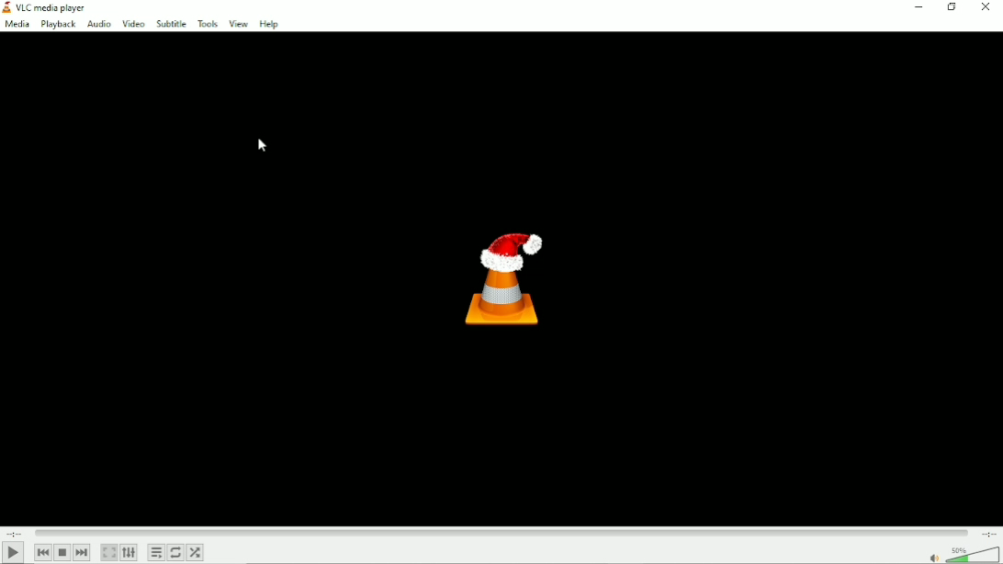 Image resolution: width=1003 pixels, height=564 pixels. Describe the element at coordinates (919, 7) in the screenshot. I see `Minimize` at that location.